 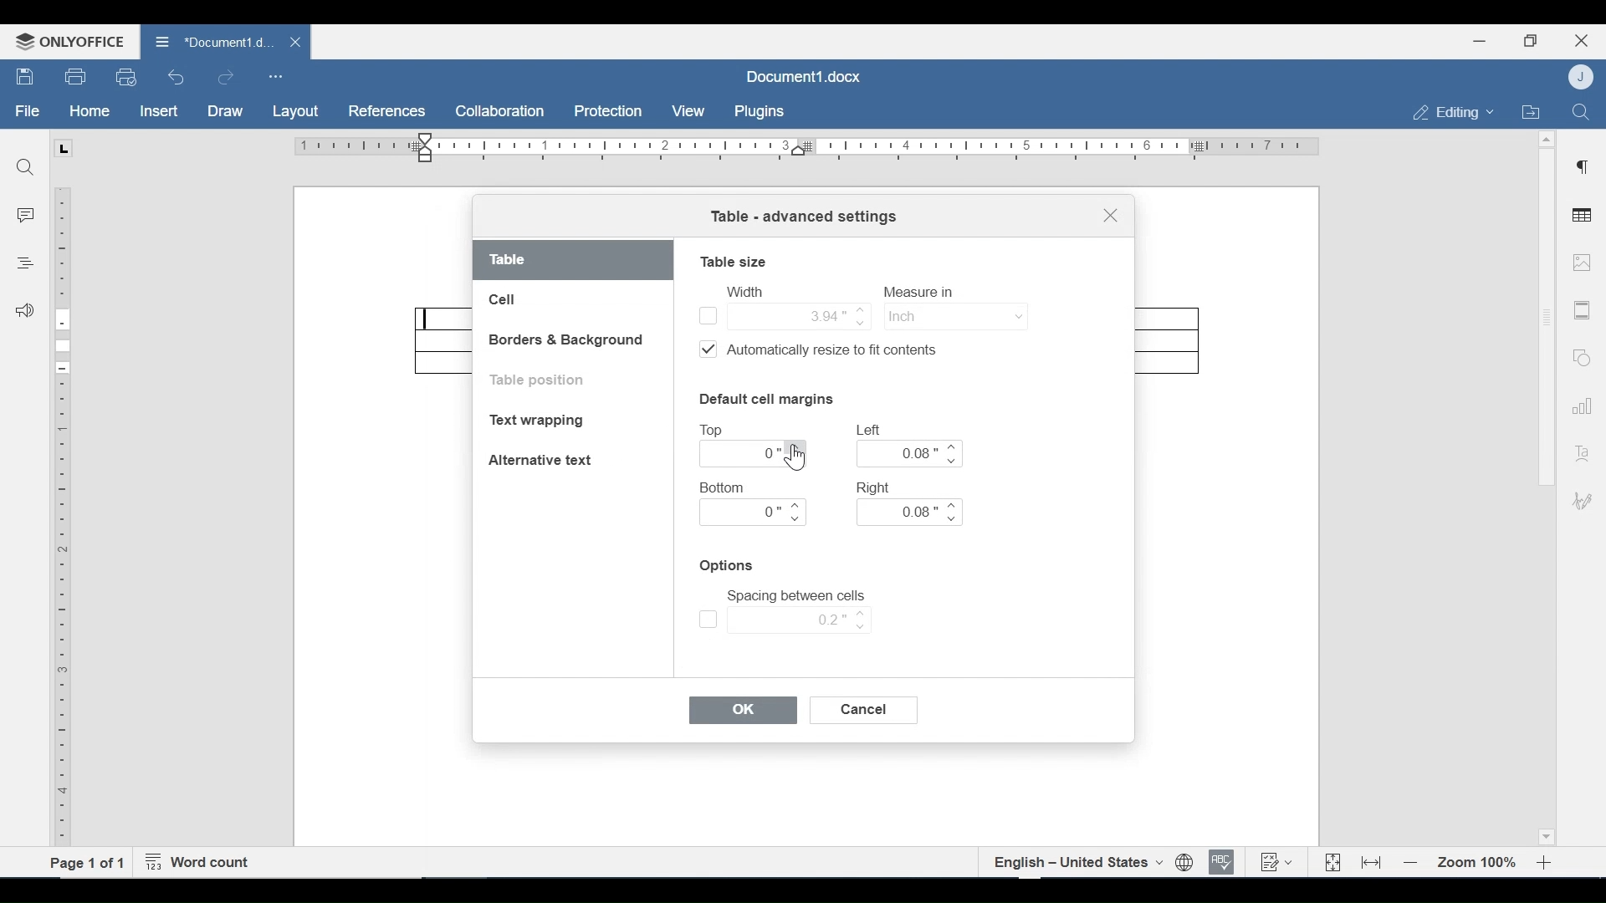 What do you see at coordinates (1373, 861) in the screenshot?
I see `Fit to Width` at bounding box center [1373, 861].